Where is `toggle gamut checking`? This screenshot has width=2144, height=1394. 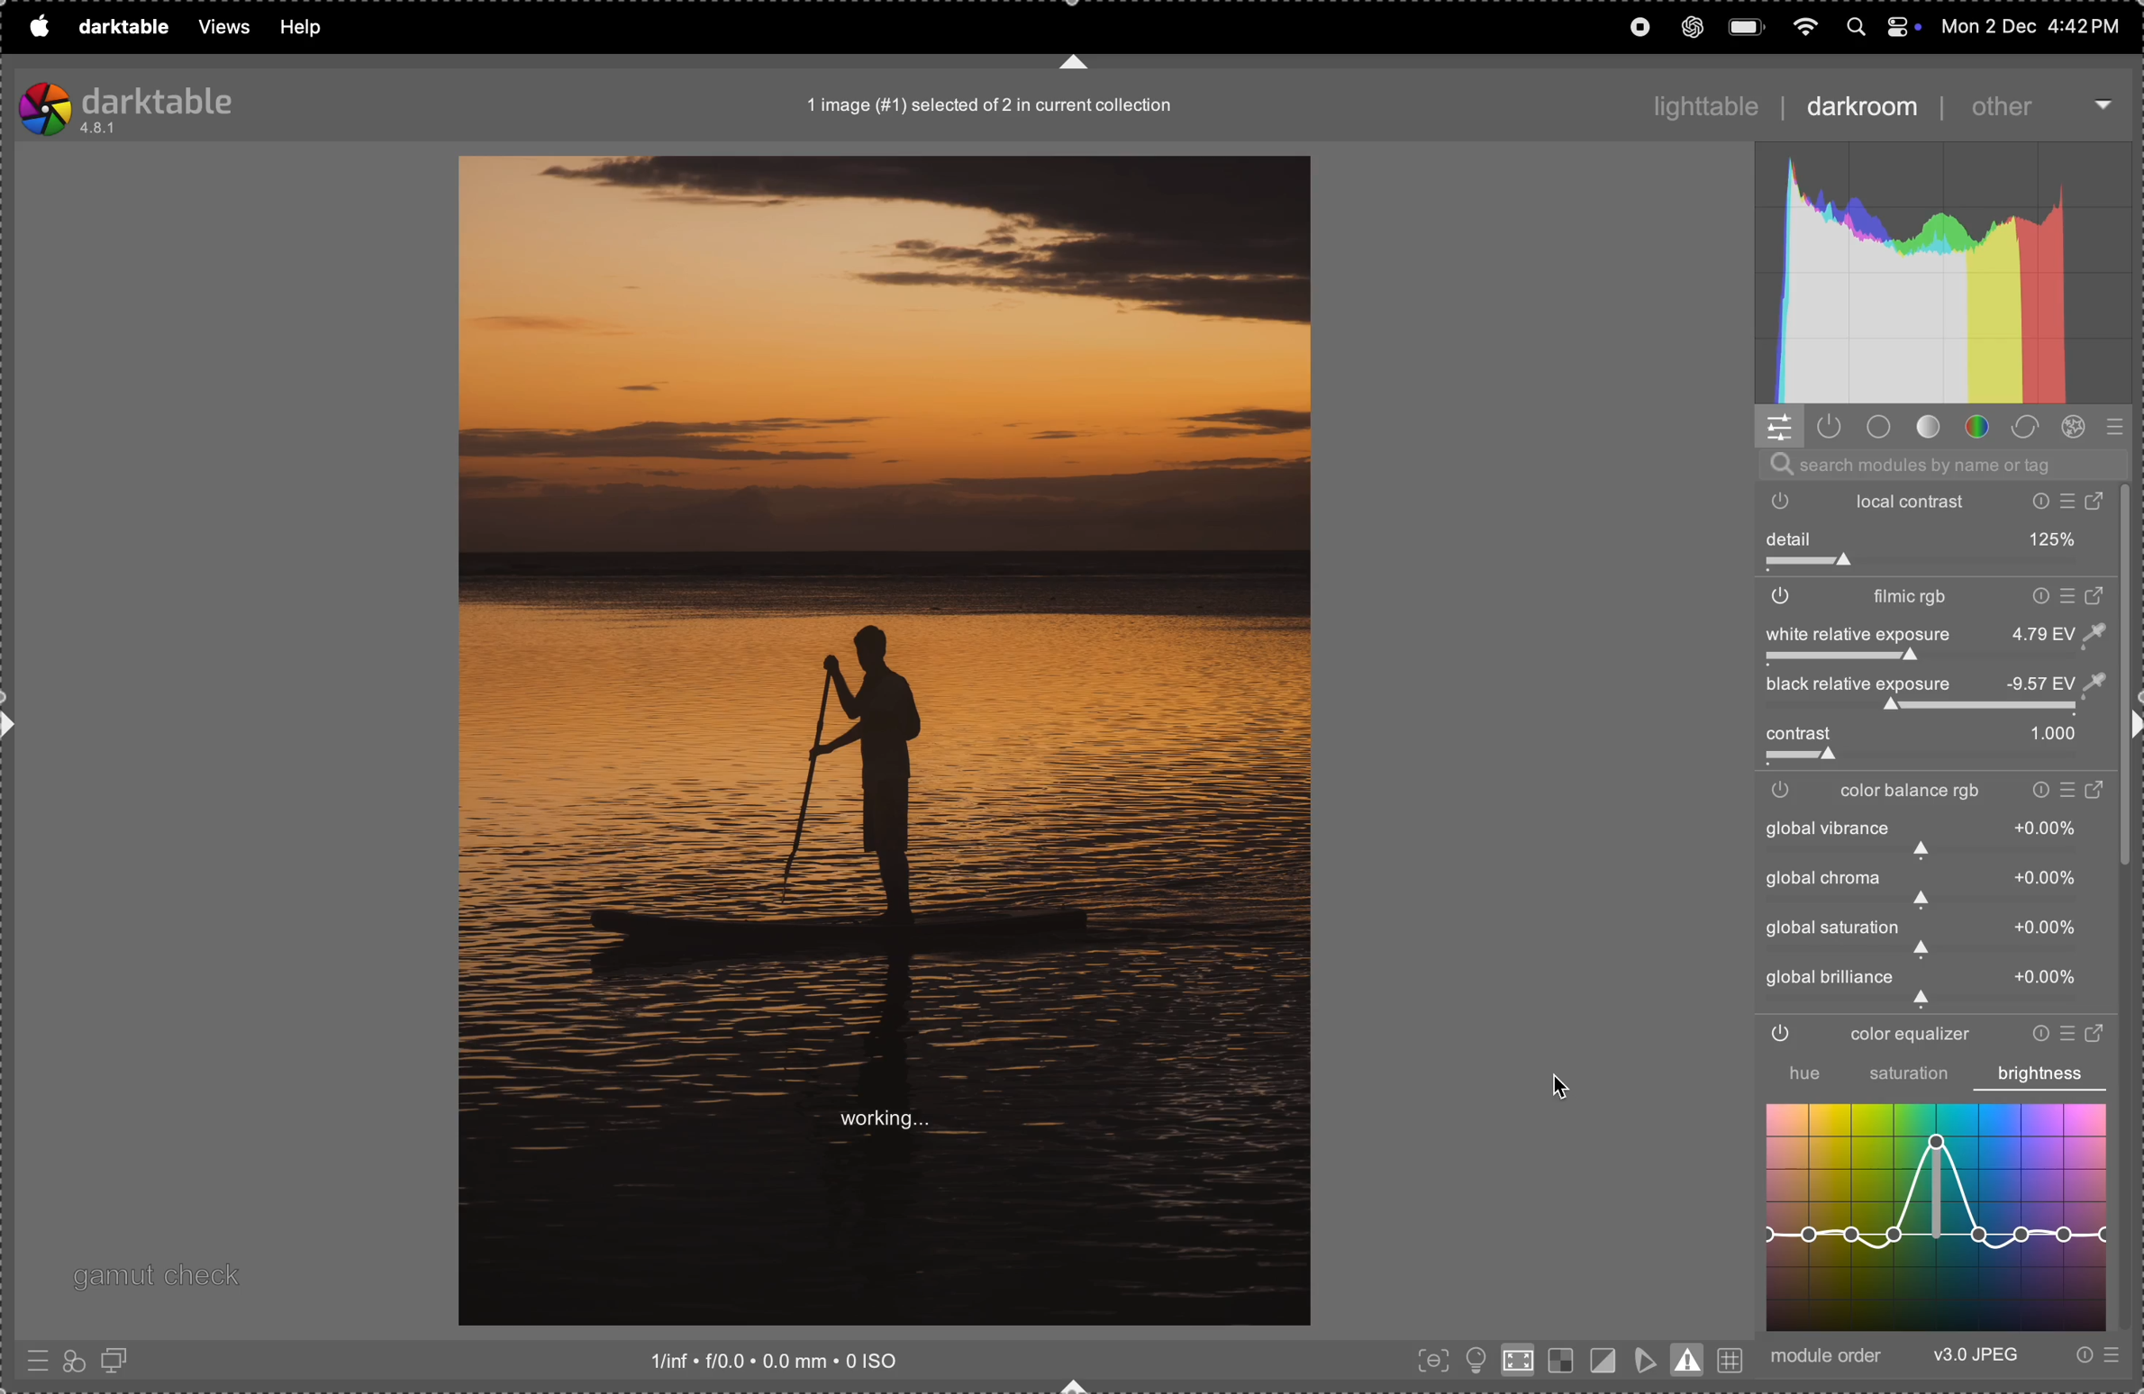
toggle gamut checking is located at coordinates (1690, 1359).